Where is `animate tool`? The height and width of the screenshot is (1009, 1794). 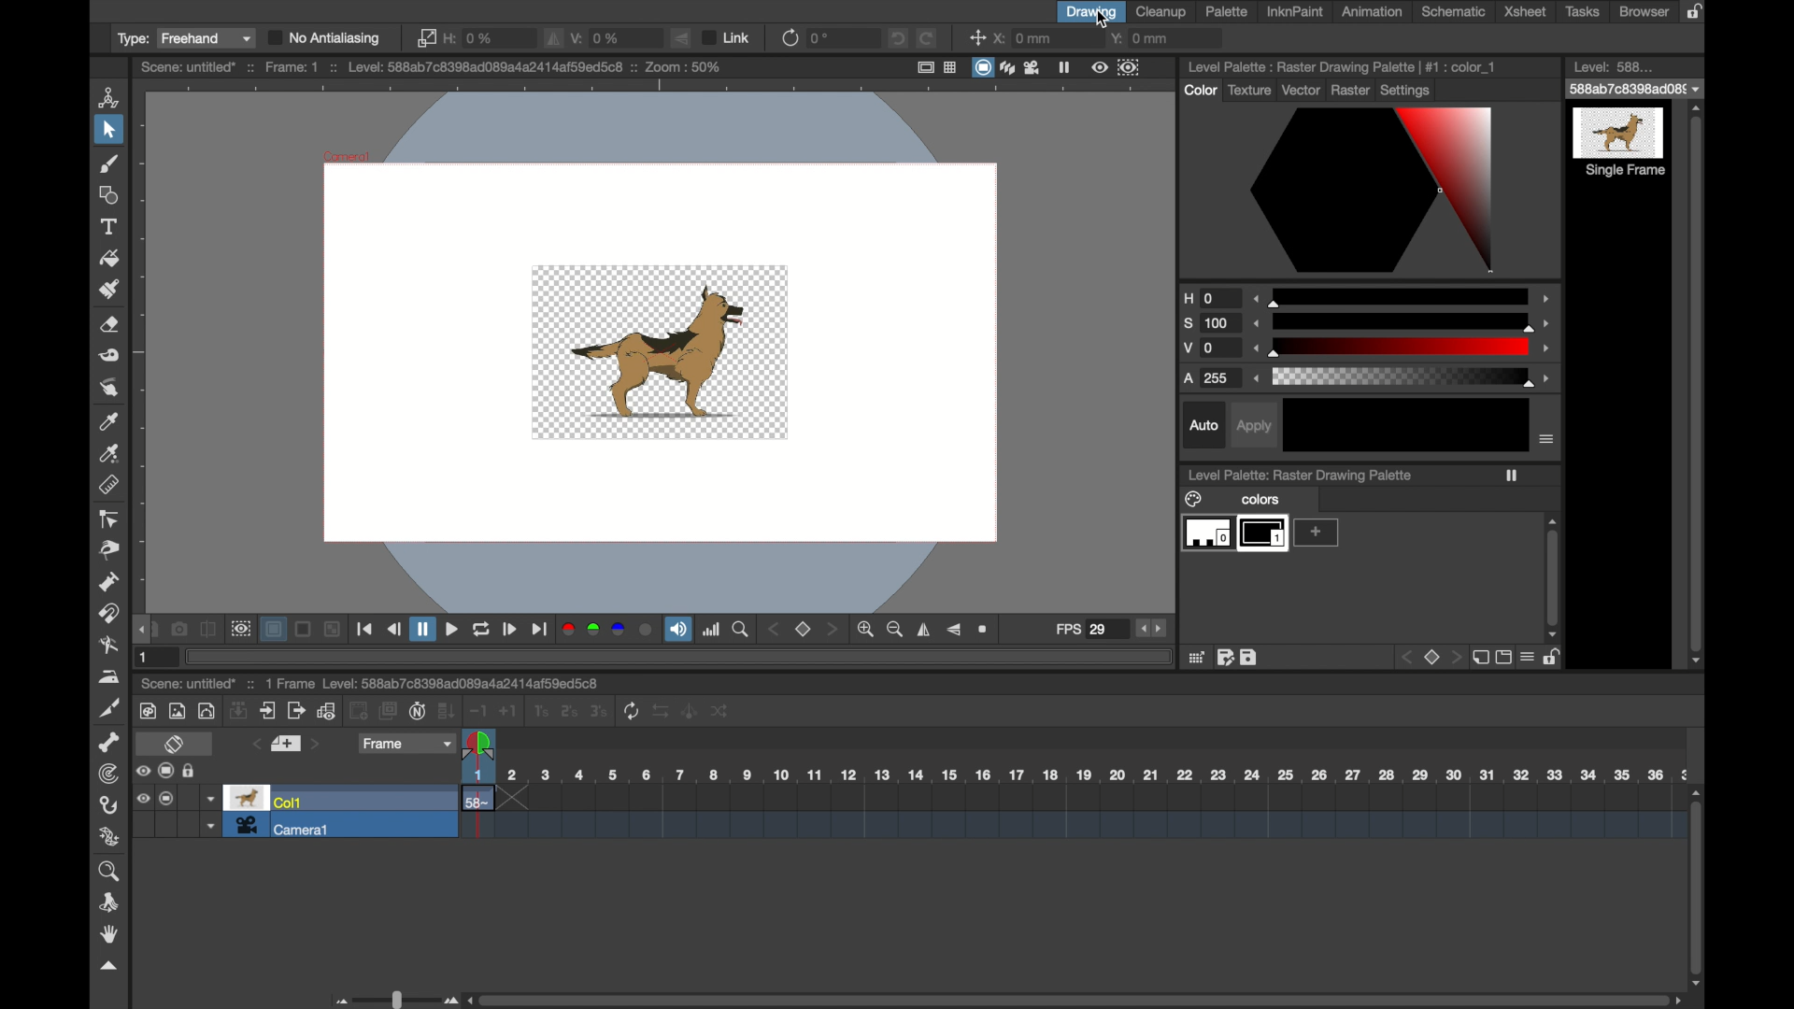 animate tool is located at coordinates (110, 96).